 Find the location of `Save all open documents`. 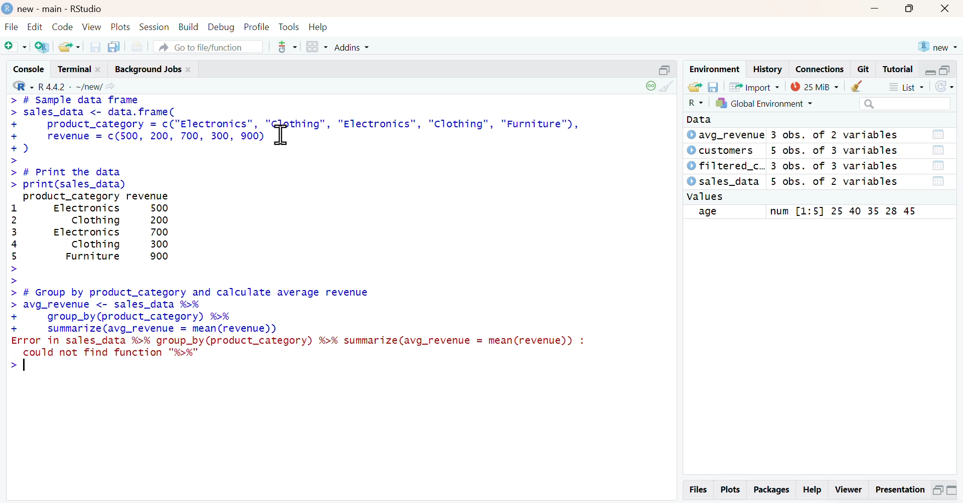

Save all open documents is located at coordinates (114, 47).